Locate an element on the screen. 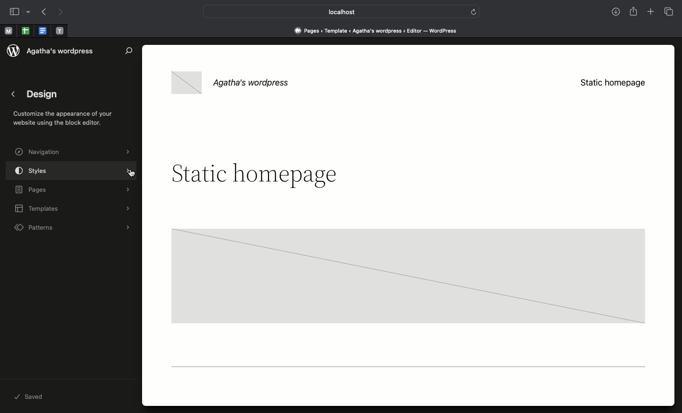  Design is located at coordinates (40, 97).